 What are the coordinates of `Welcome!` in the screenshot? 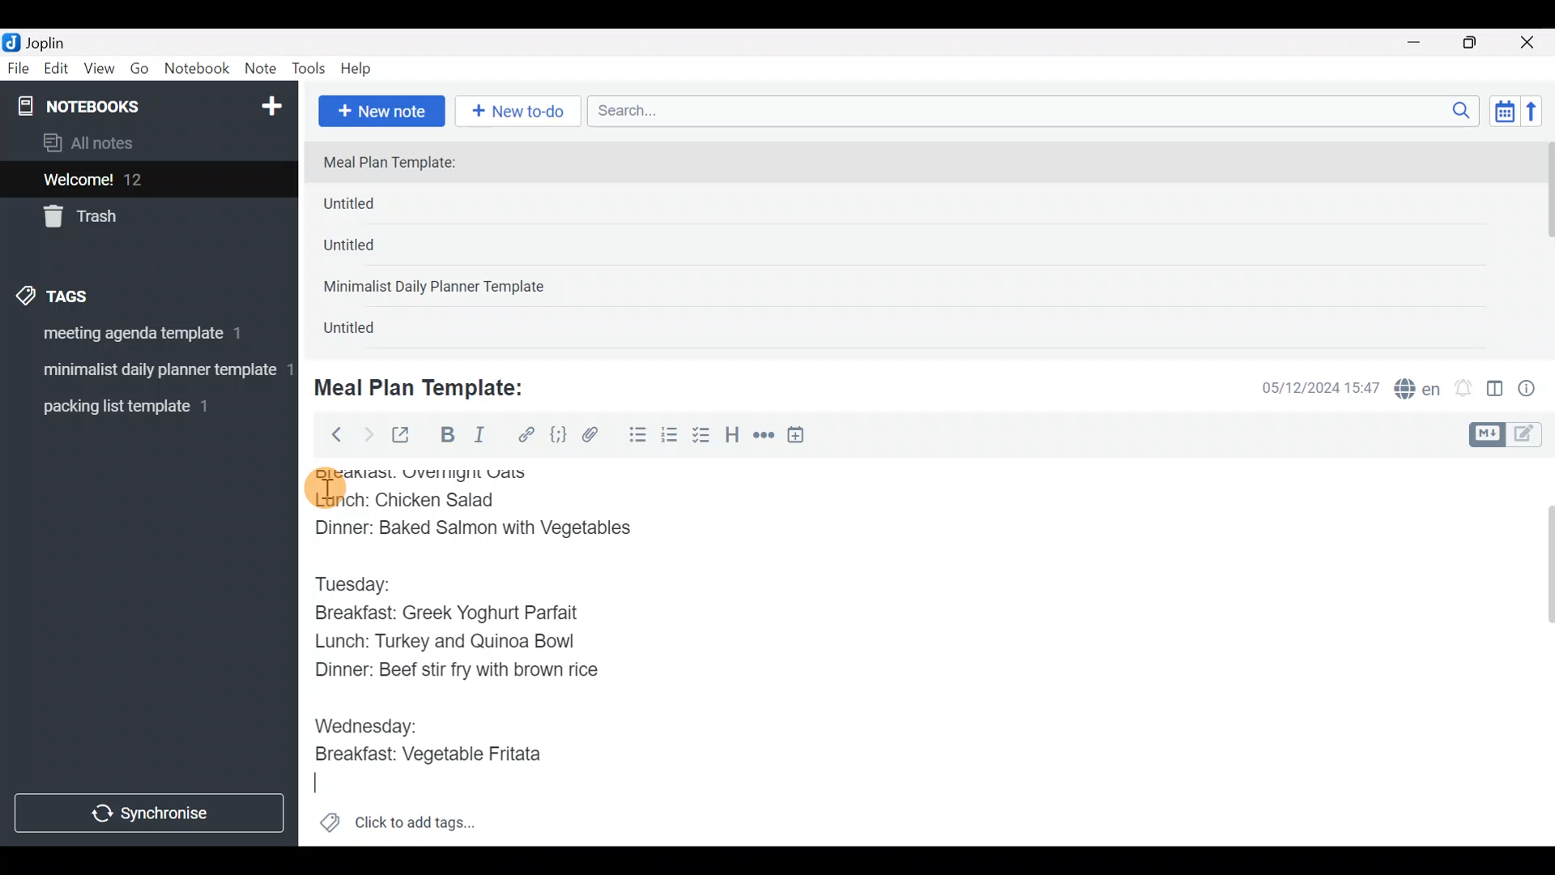 It's located at (147, 181).